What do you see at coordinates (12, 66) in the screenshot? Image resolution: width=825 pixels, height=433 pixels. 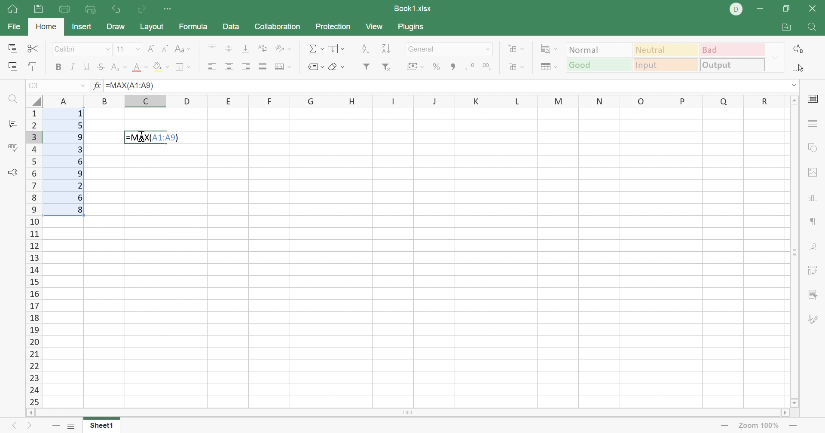 I see `Paste` at bounding box center [12, 66].